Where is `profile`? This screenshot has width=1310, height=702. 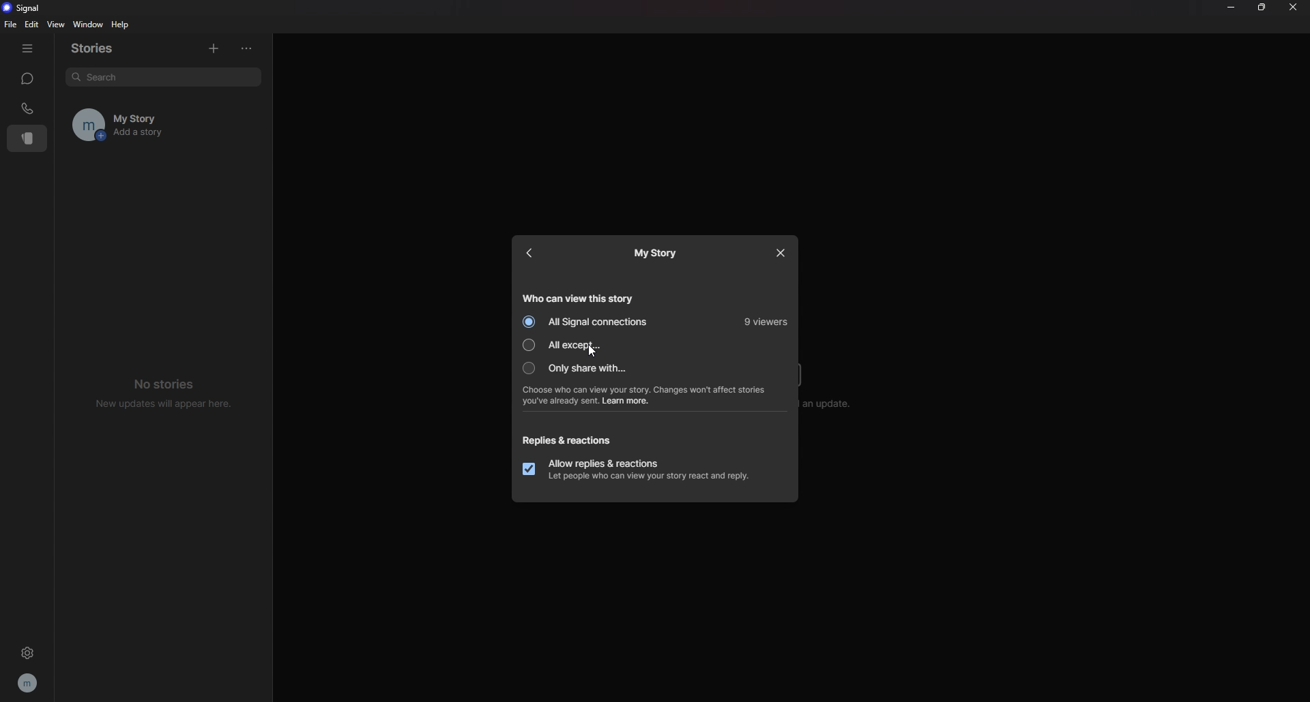
profile is located at coordinates (29, 682).